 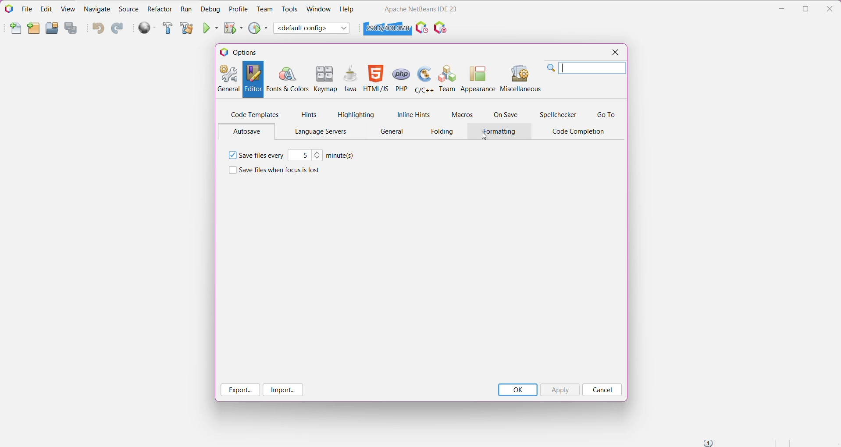 I want to click on I/O Checks, so click(x=442, y=27).